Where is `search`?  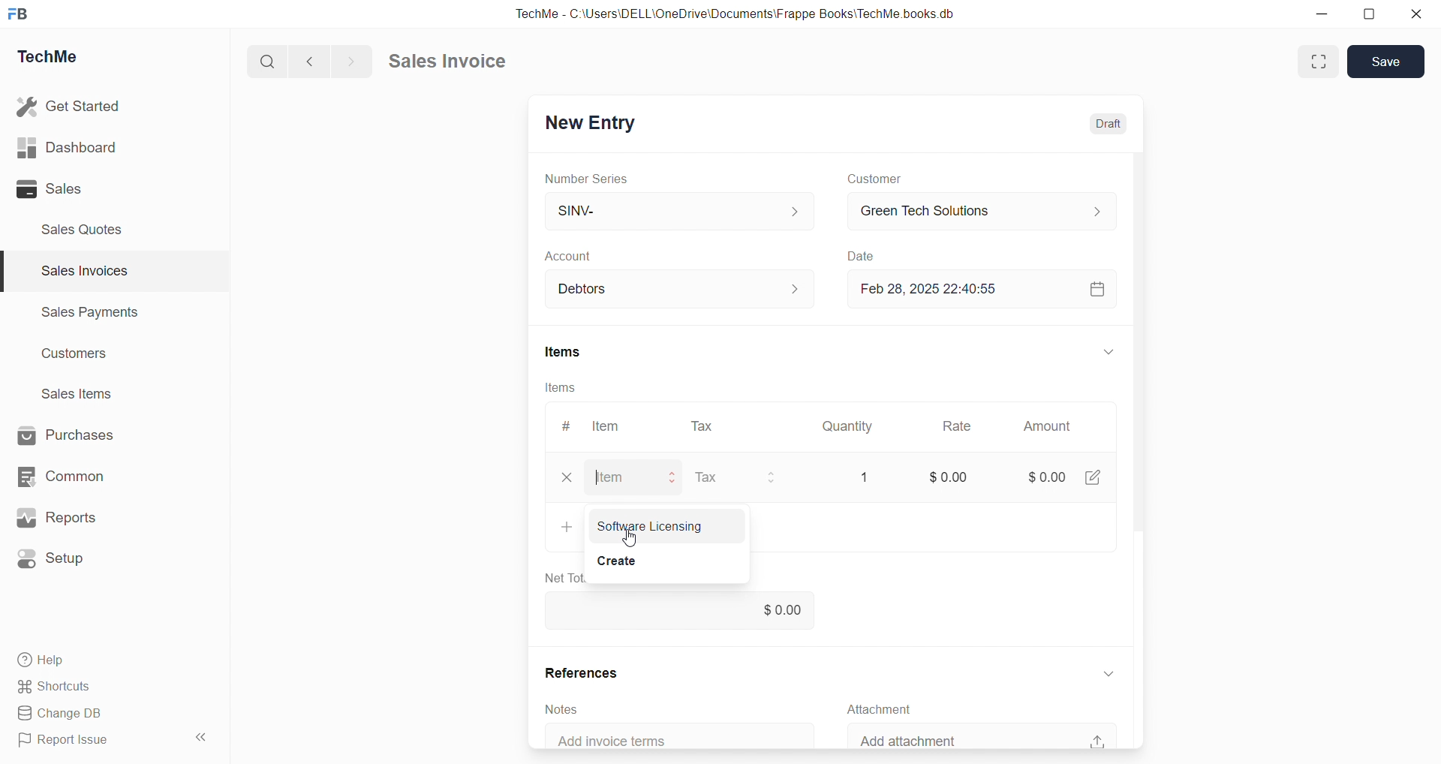 search is located at coordinates (265, 62).